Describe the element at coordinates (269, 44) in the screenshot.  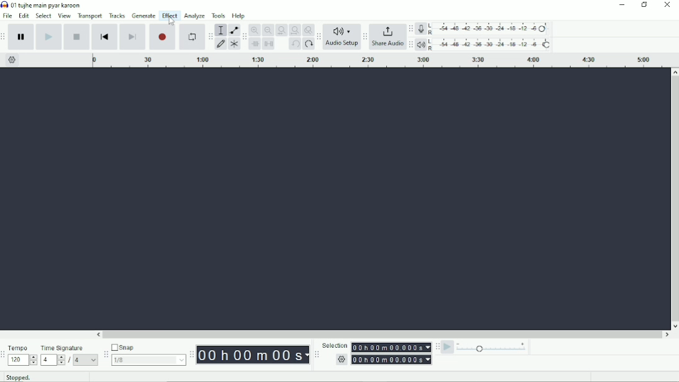
I see `Silence audio selection` at that location.